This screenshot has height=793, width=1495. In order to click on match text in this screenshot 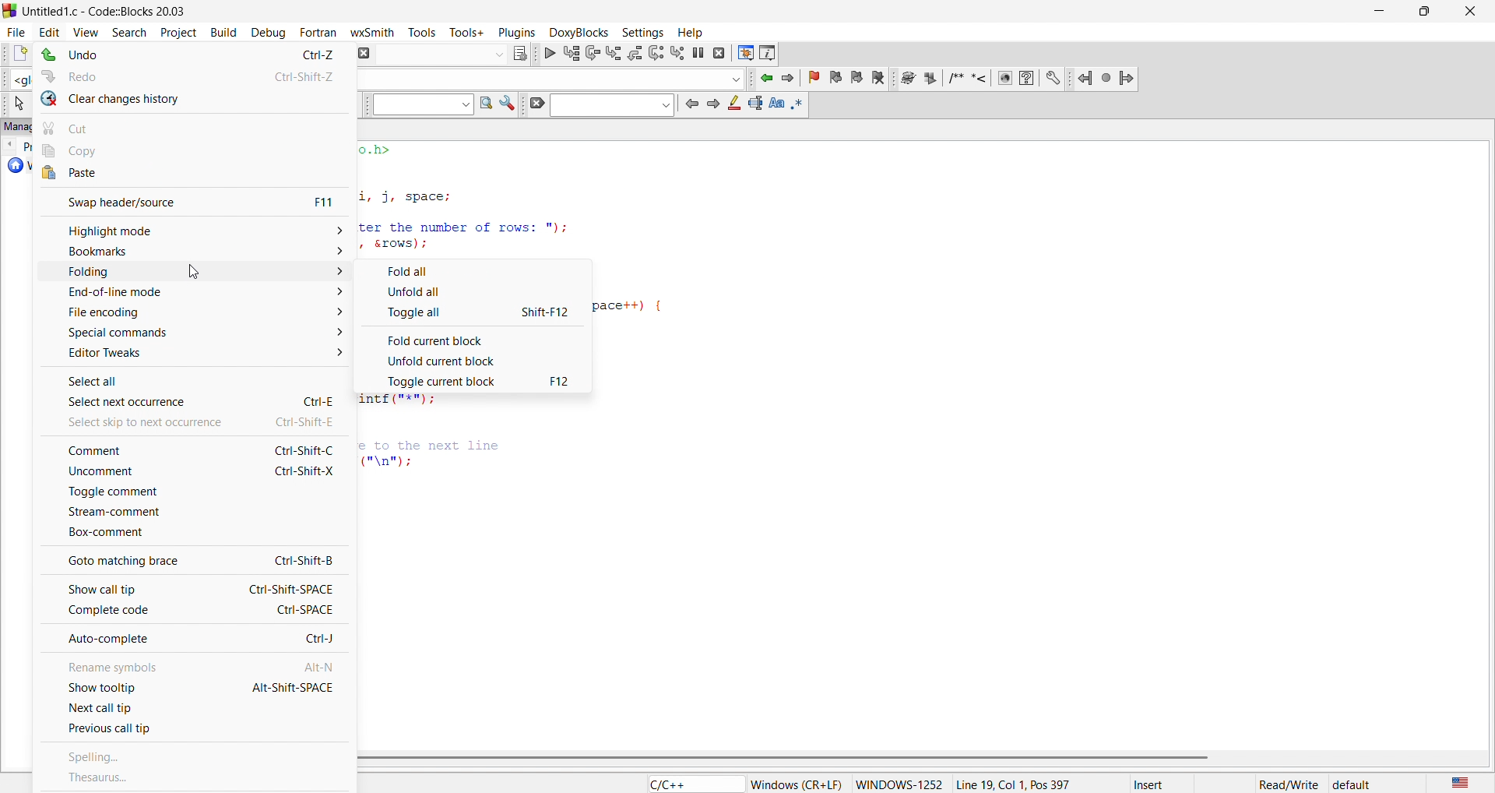, I will do `click(775, 103)`.